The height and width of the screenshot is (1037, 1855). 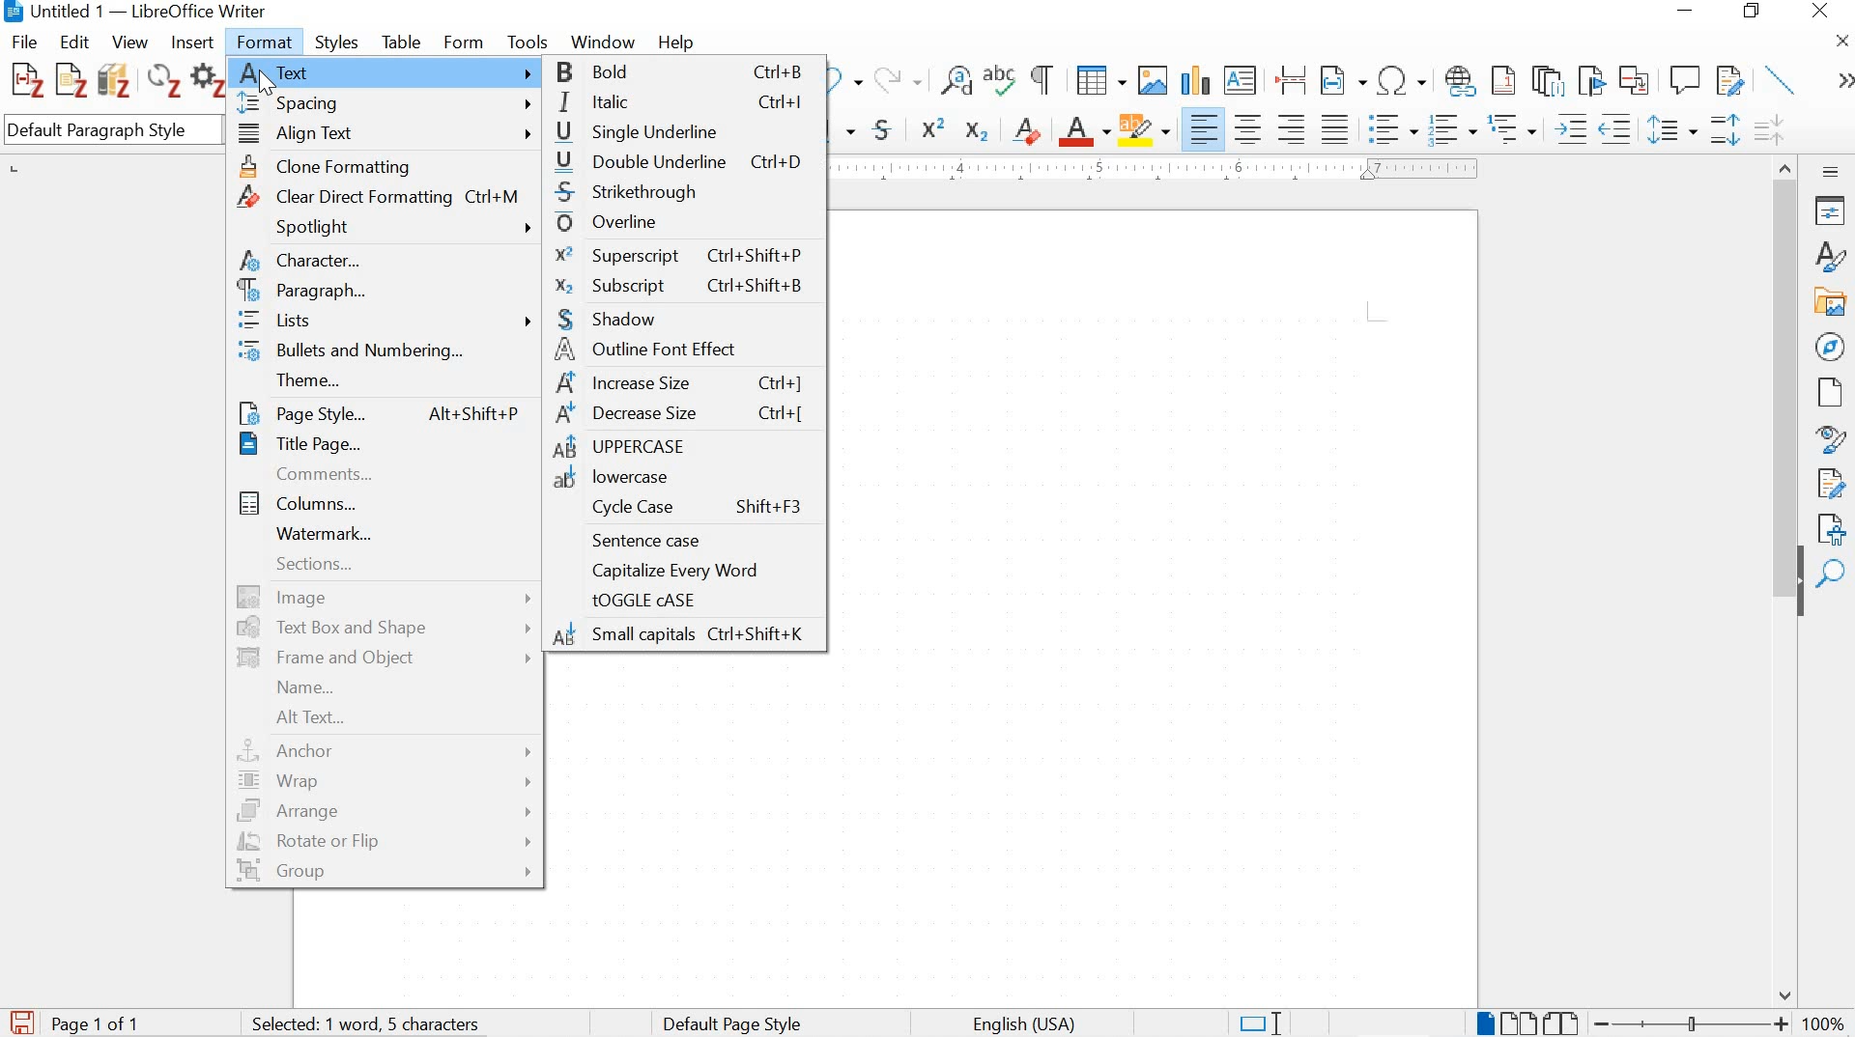 What do you see at coordinates (1685, 80) in the screenshot?
I see `insert comment` at bounding box center [1685, 80].